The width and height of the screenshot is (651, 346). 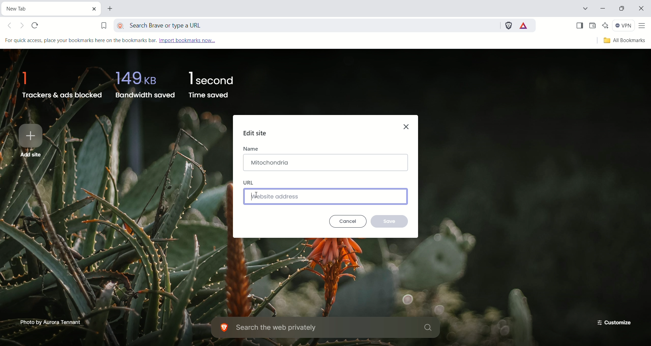 What do you see at coordinates (194, 40) in the screenshot?
I see `import bookmarks now` at bounding box center [194, 40].